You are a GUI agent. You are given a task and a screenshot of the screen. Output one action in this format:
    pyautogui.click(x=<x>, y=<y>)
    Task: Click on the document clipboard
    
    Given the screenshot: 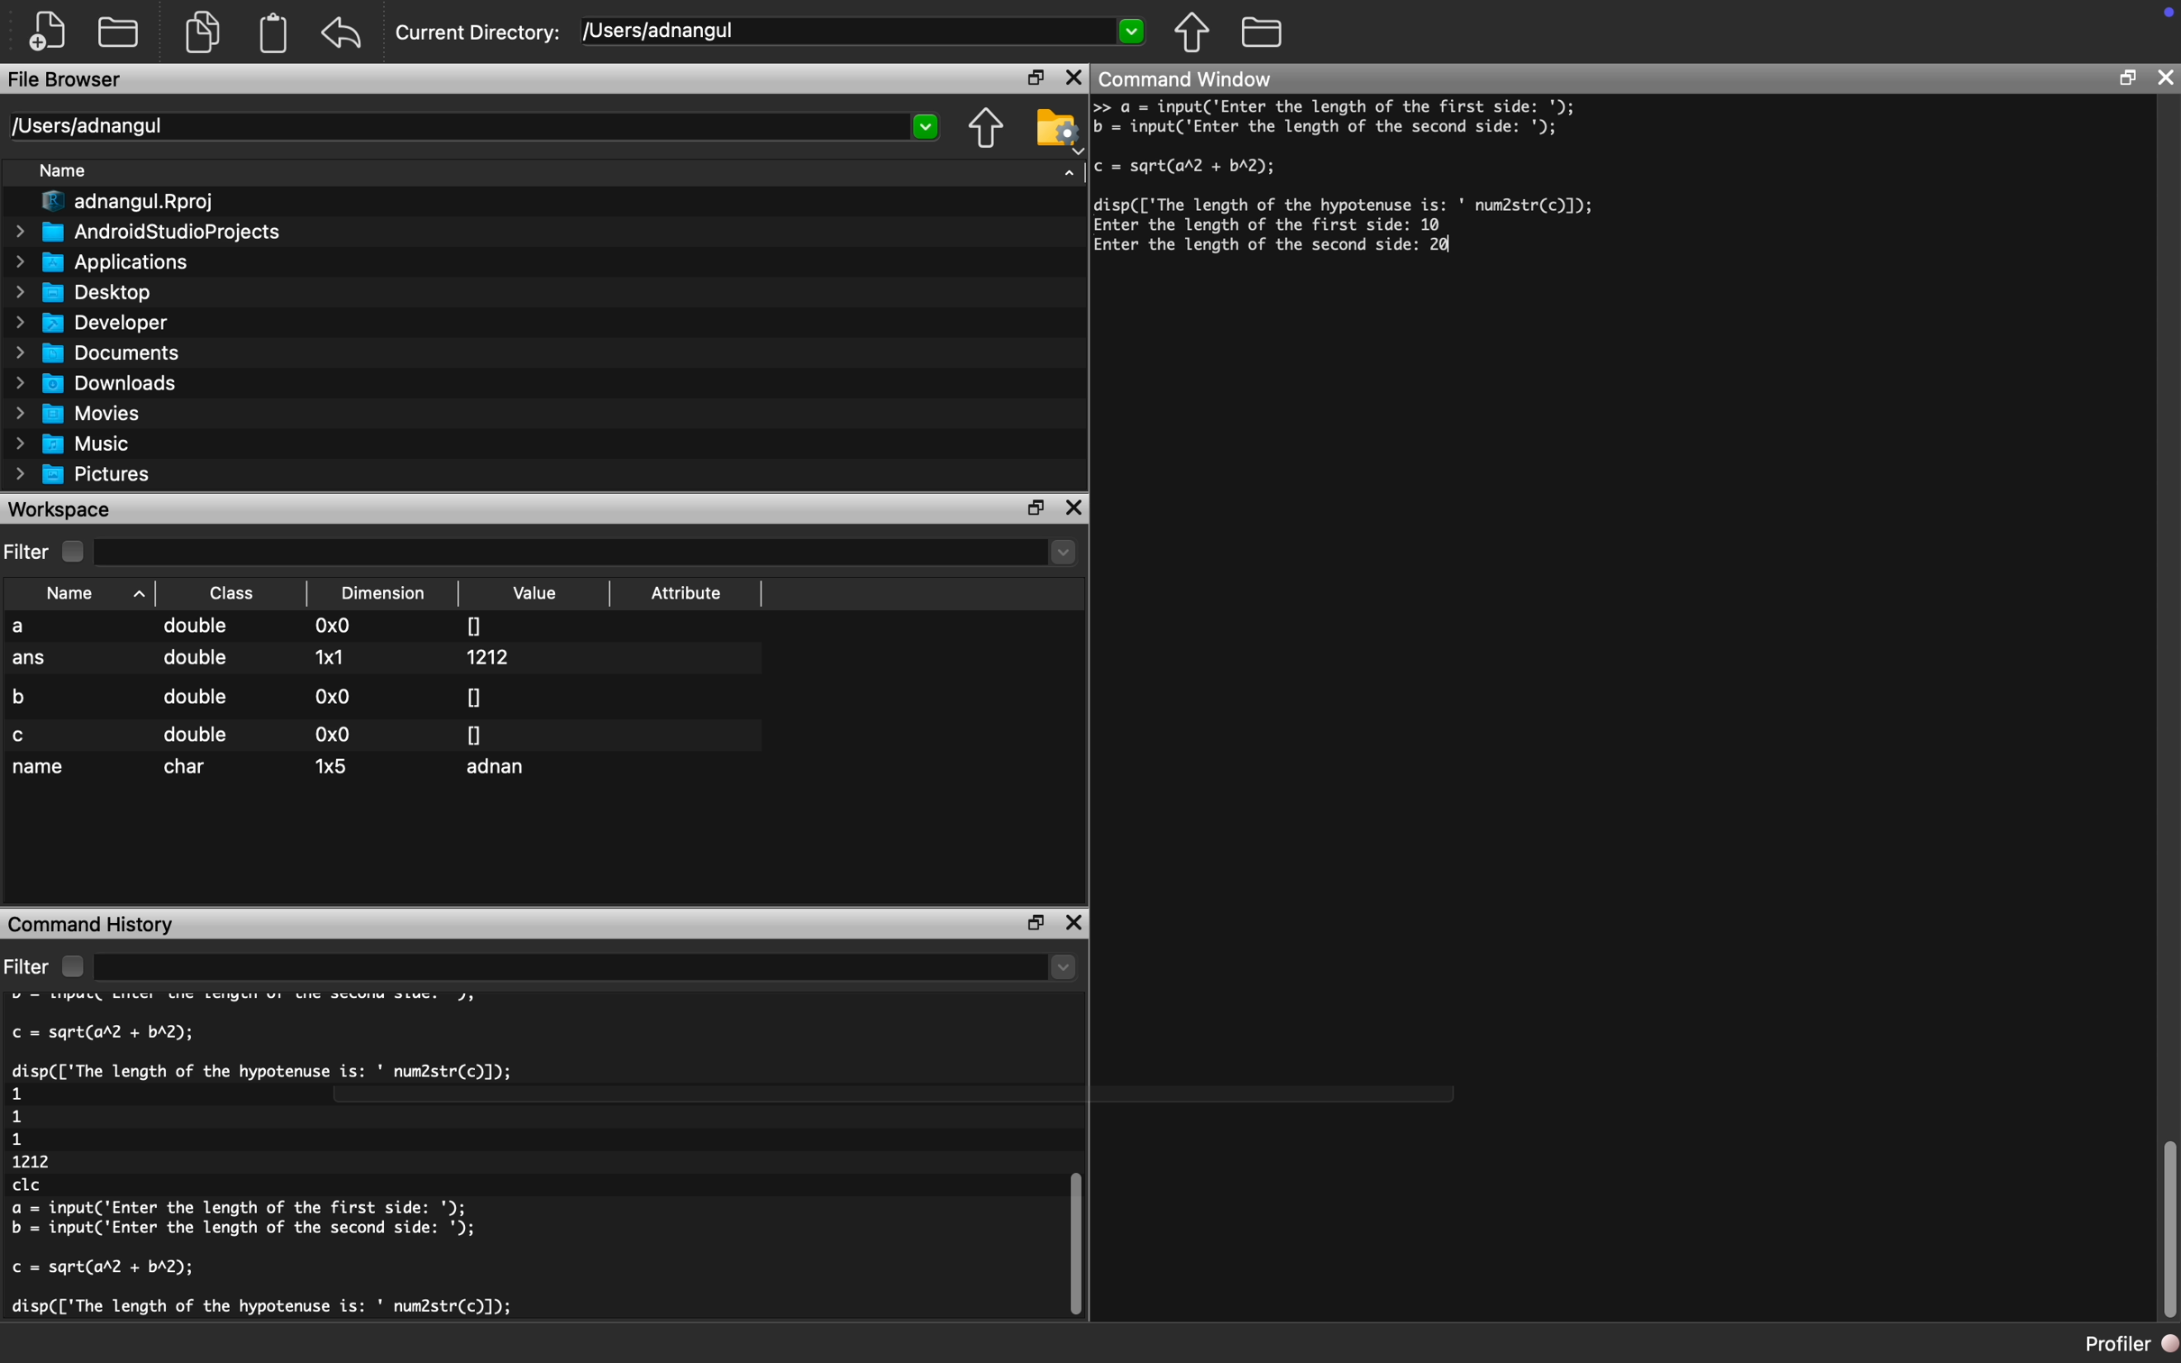 What is the action you would take?
    pyautogui.click(x=269, y=35)
    